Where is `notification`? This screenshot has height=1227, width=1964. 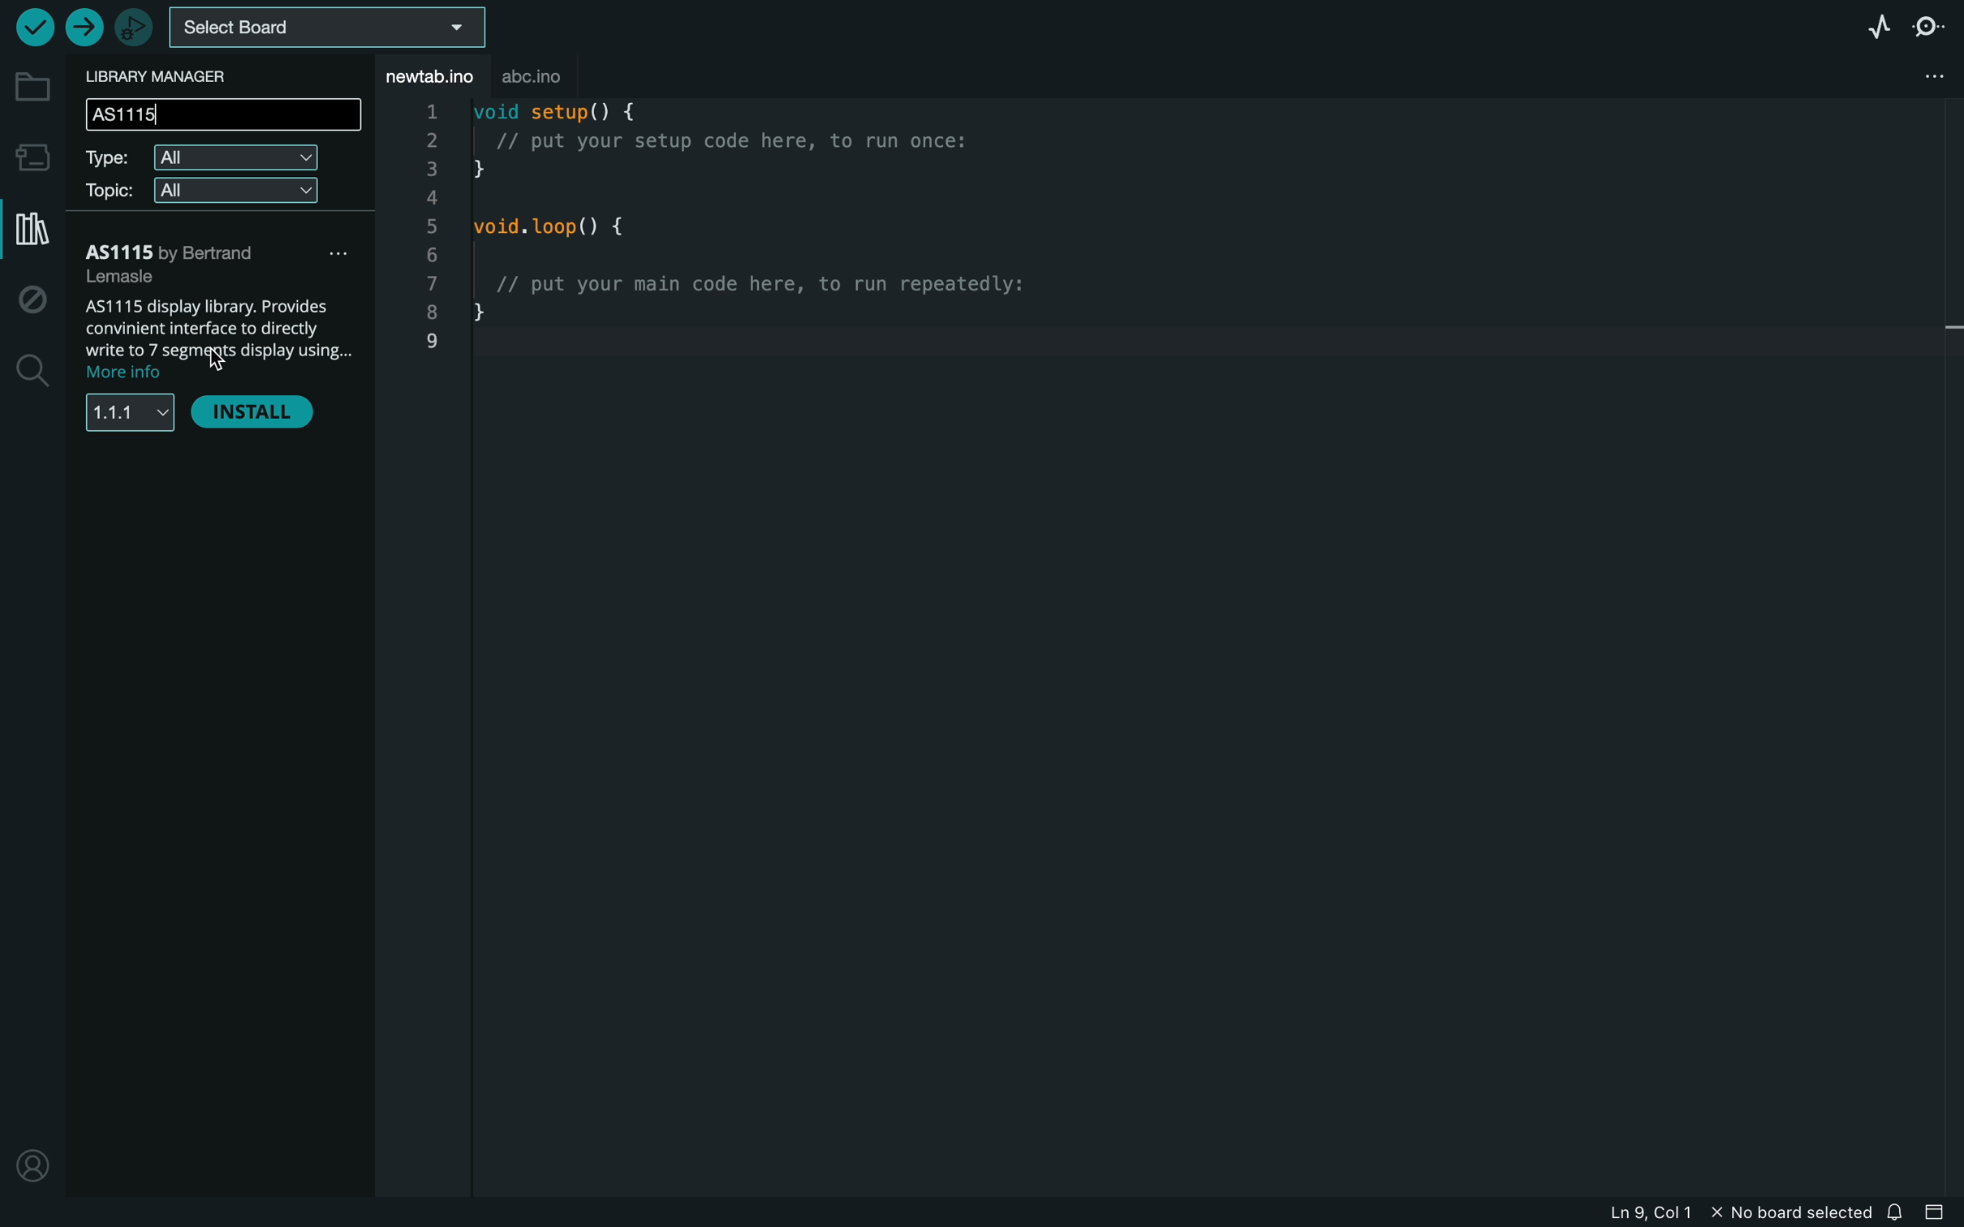
notification is located at coordinates (1894, 1215).